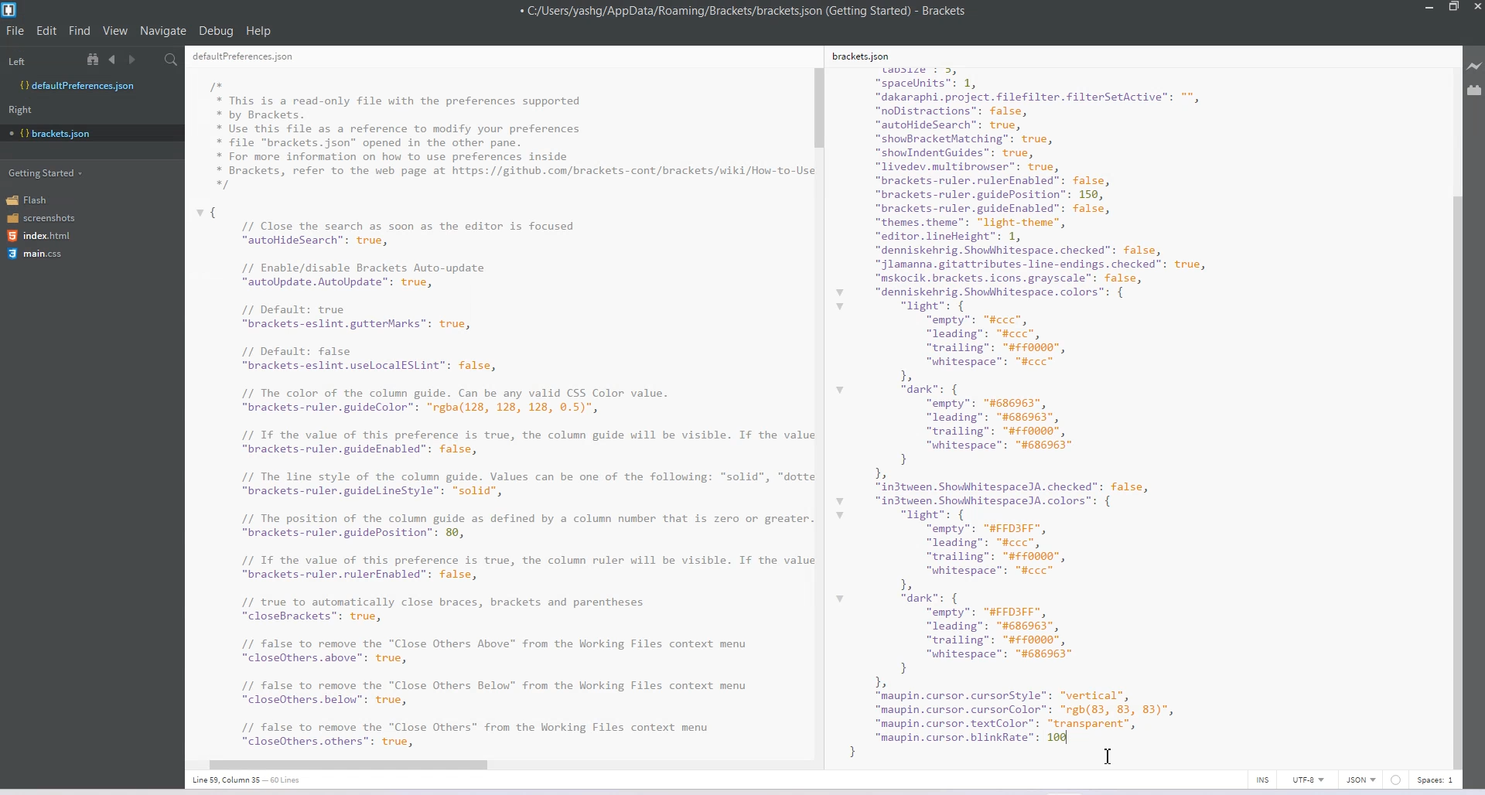 This screenshot has height=795, width=1485. I want to click on Close, so click(1476, 9).